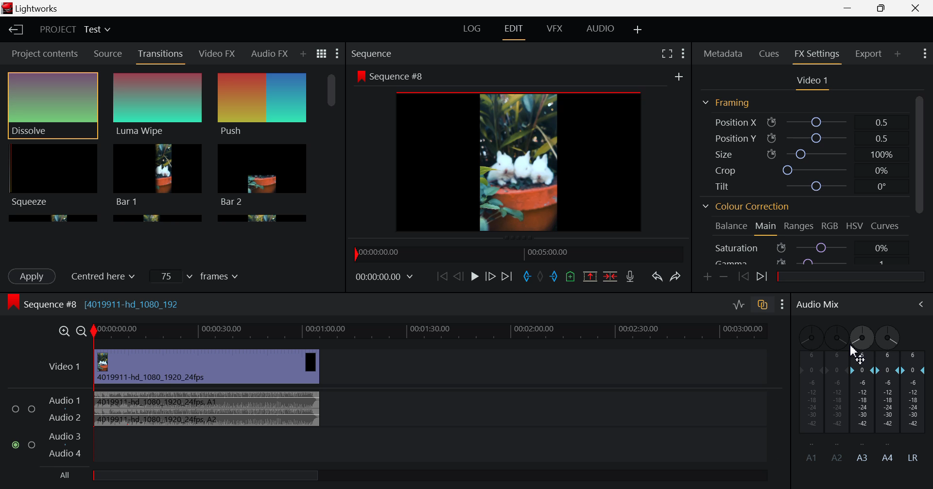 This screenshot has height=489, width=933. Describe the element at coordinates (676, 277) in the screenshot. I see `Redo` at that location.